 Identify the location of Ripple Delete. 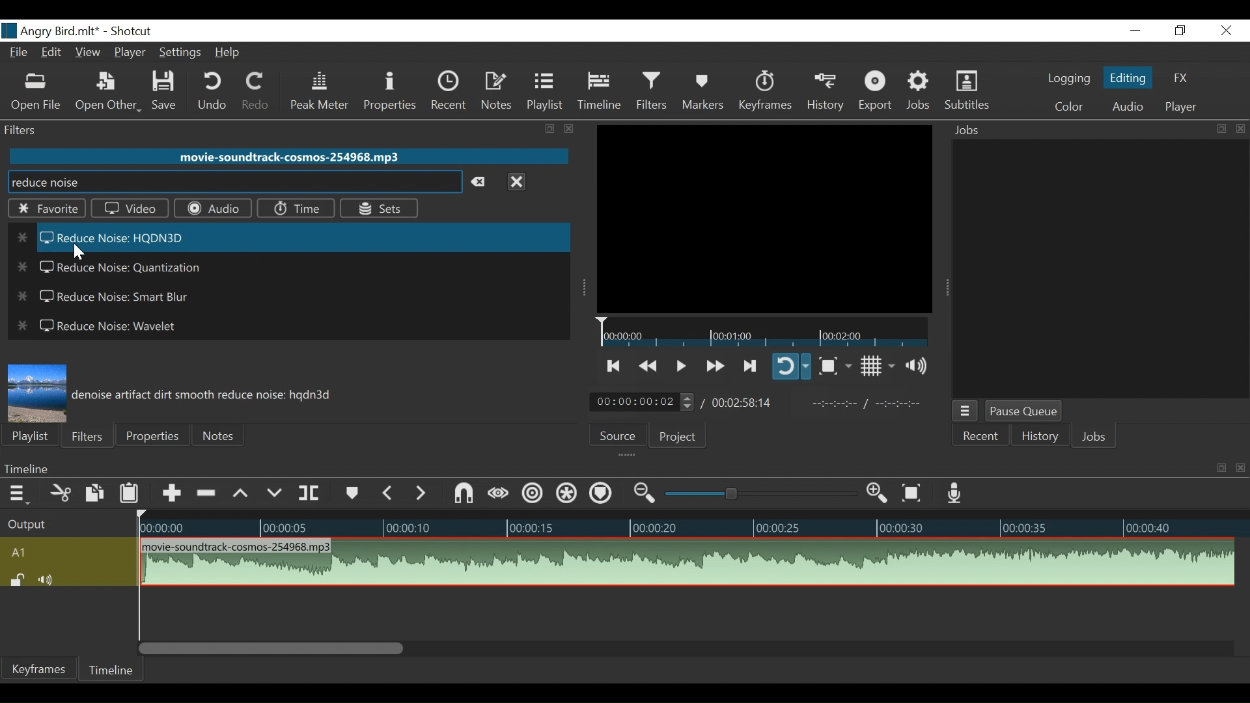
(208, 493).